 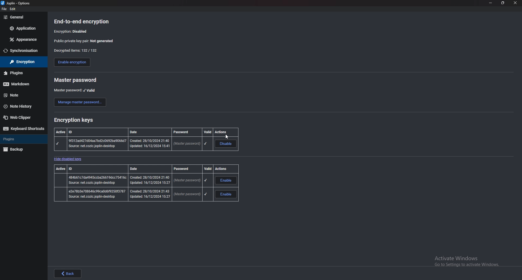 What do you see at coordinates (465, 260) in the screenshot?
I see `Activate Windows` at bounding box center [465, 260].